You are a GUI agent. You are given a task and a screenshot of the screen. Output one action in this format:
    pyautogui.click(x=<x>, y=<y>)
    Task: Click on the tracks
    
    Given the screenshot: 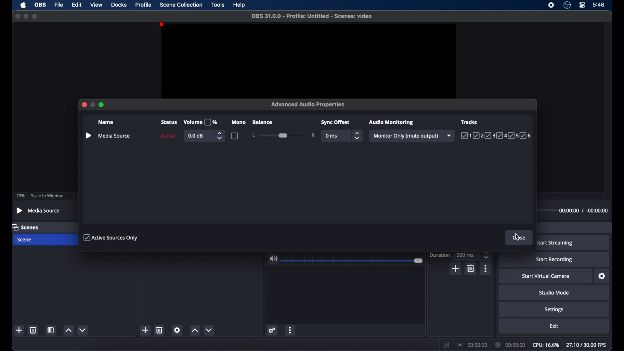 What is the action you would take?
    pyautogui.click(x=470, y=122)
    